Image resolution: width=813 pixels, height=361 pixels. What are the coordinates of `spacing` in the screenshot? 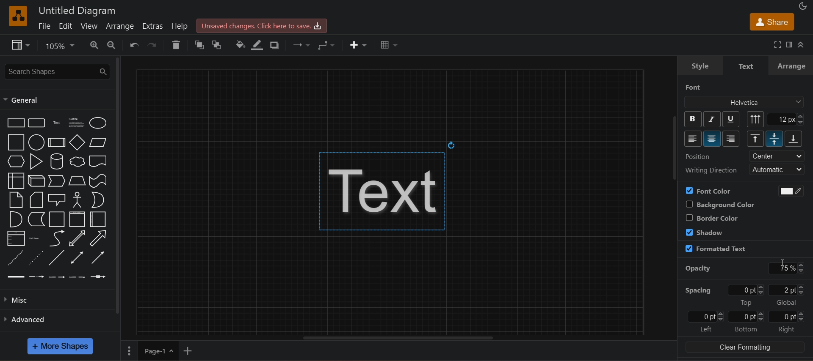 It's located at (697, 290).